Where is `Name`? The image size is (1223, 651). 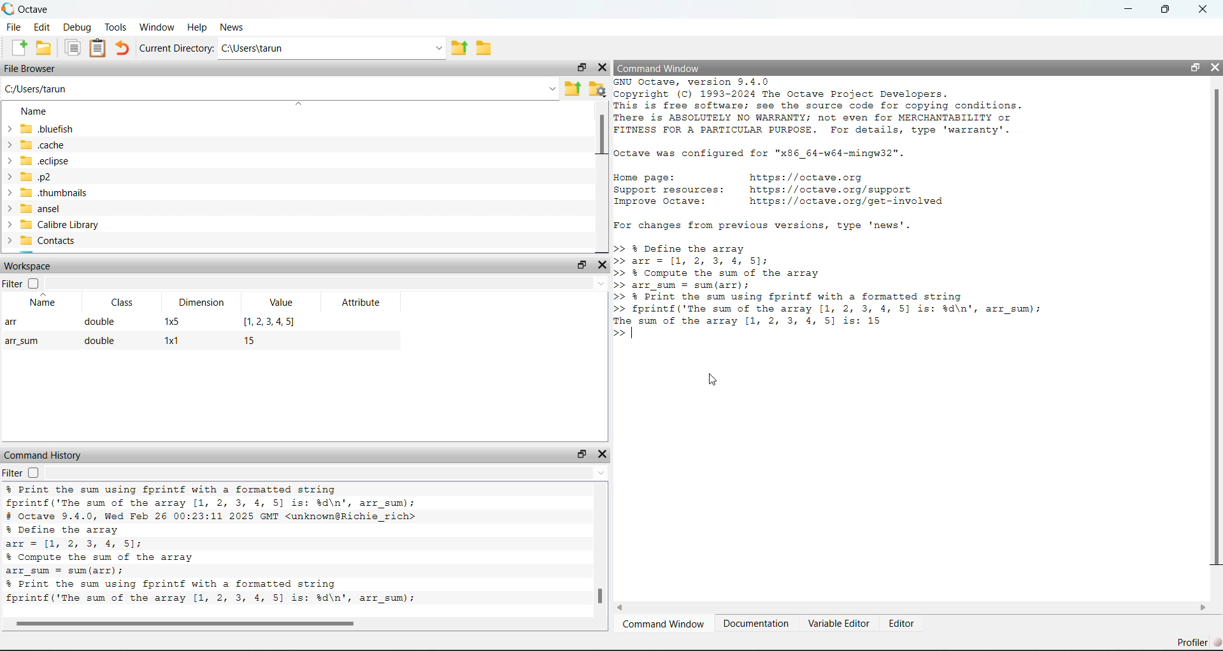
Name is located at coordinates (49, 303).